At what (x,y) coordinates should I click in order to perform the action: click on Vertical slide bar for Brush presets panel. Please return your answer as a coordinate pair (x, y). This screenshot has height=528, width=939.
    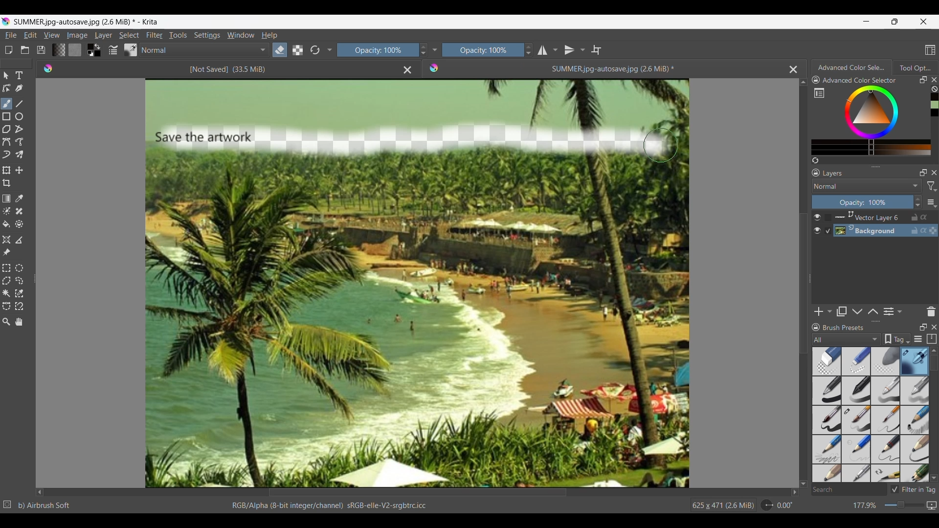
    Looking at the image, I should click on (934, 415).